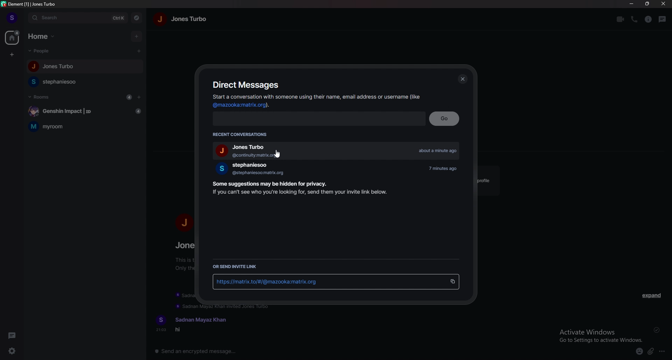 The width and height of the screenshot is (672, 360). I want to click on jones turbo, so click(190, 20).